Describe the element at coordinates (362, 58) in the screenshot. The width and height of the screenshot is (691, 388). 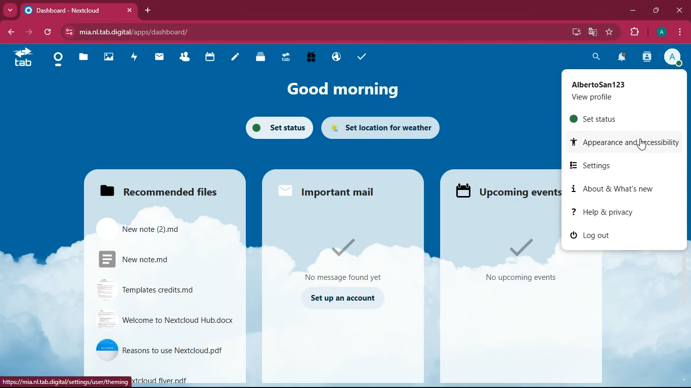
I see `tasks` at that location.